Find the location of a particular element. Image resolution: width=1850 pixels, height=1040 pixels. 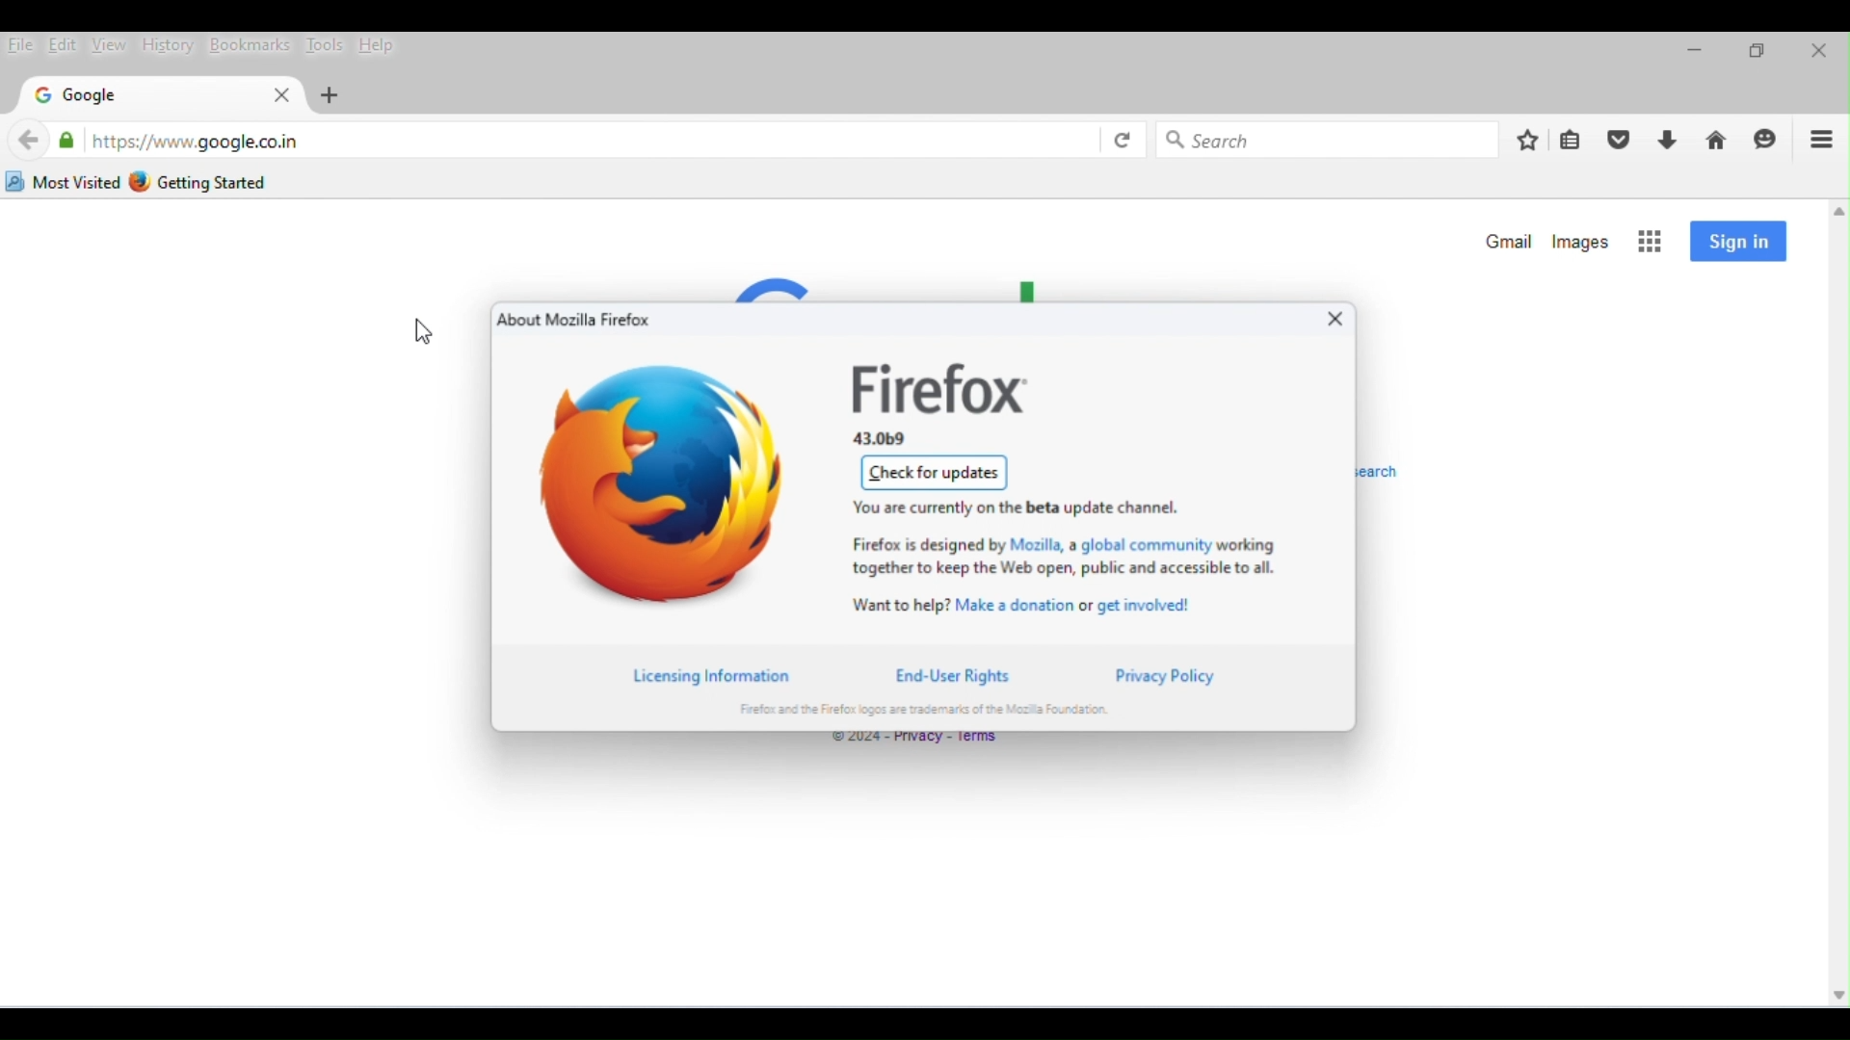

back is located at coordinates (29, 141).